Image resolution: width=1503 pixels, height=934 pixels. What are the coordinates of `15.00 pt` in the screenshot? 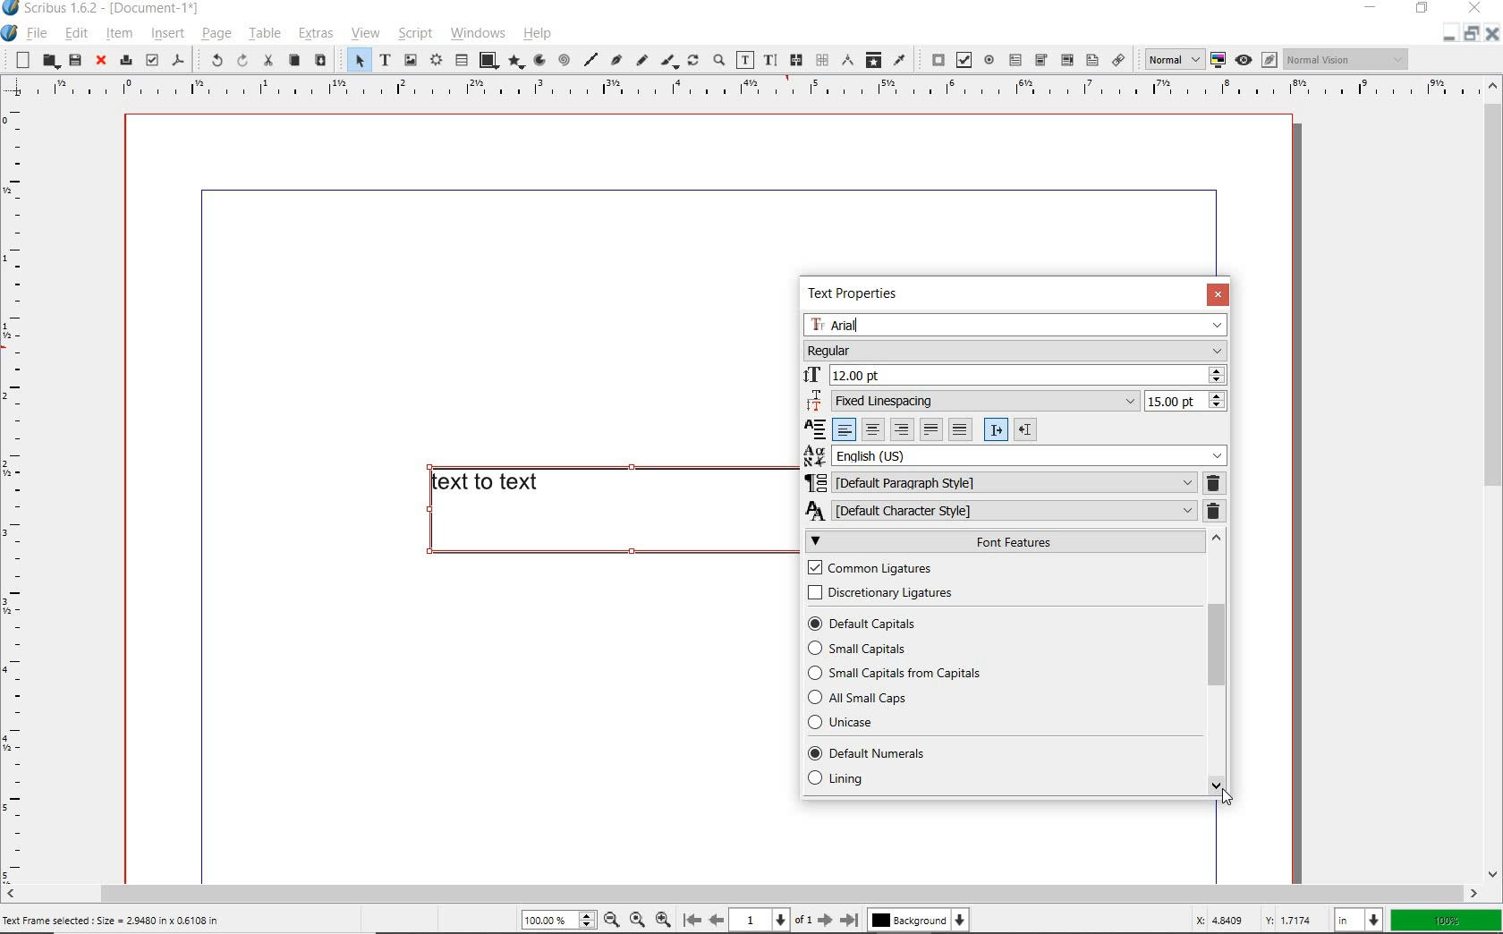 It's located at (1184, 402).